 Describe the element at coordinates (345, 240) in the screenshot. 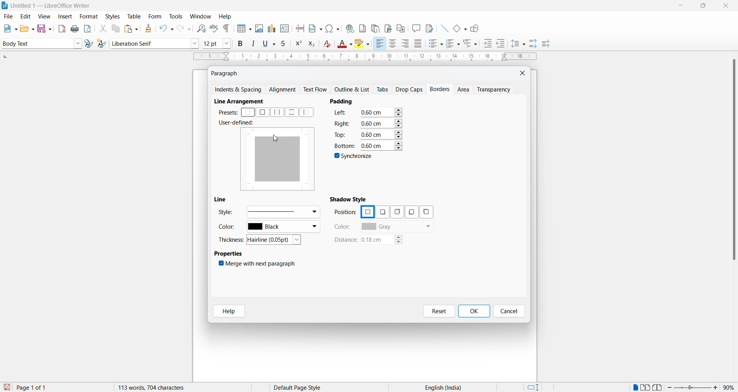

I see `distance` at that location.